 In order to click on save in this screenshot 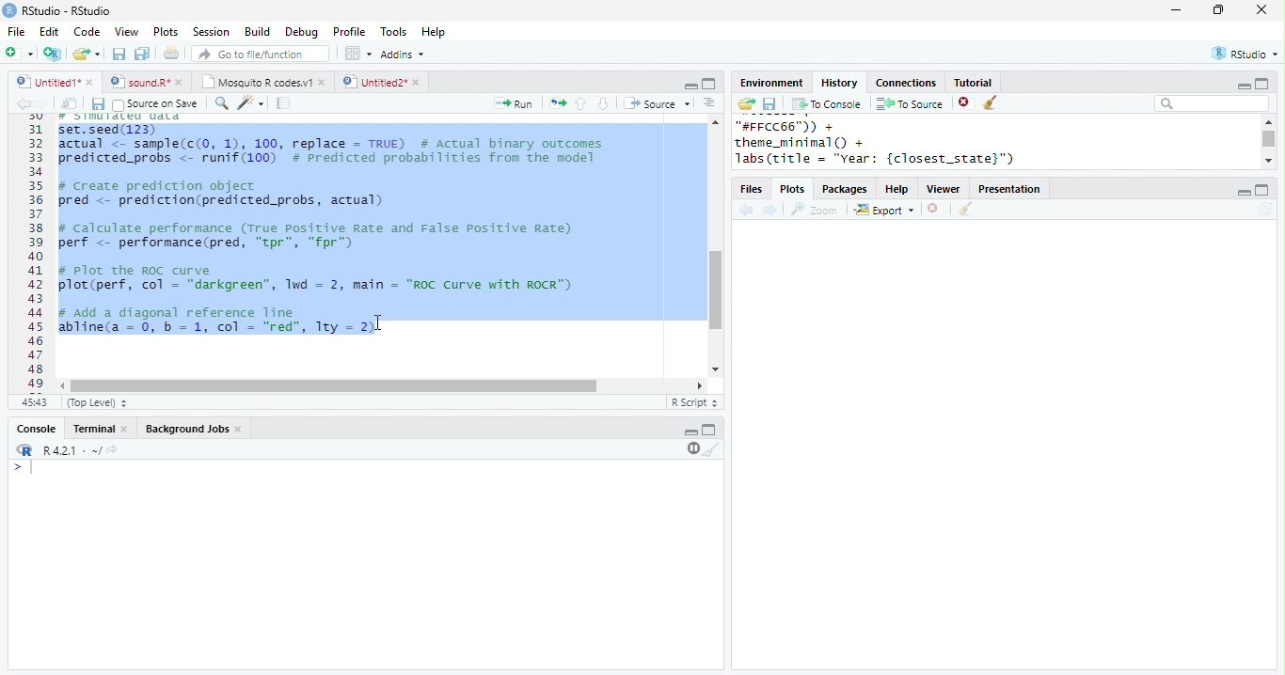, I will do `click(769, 104)`.